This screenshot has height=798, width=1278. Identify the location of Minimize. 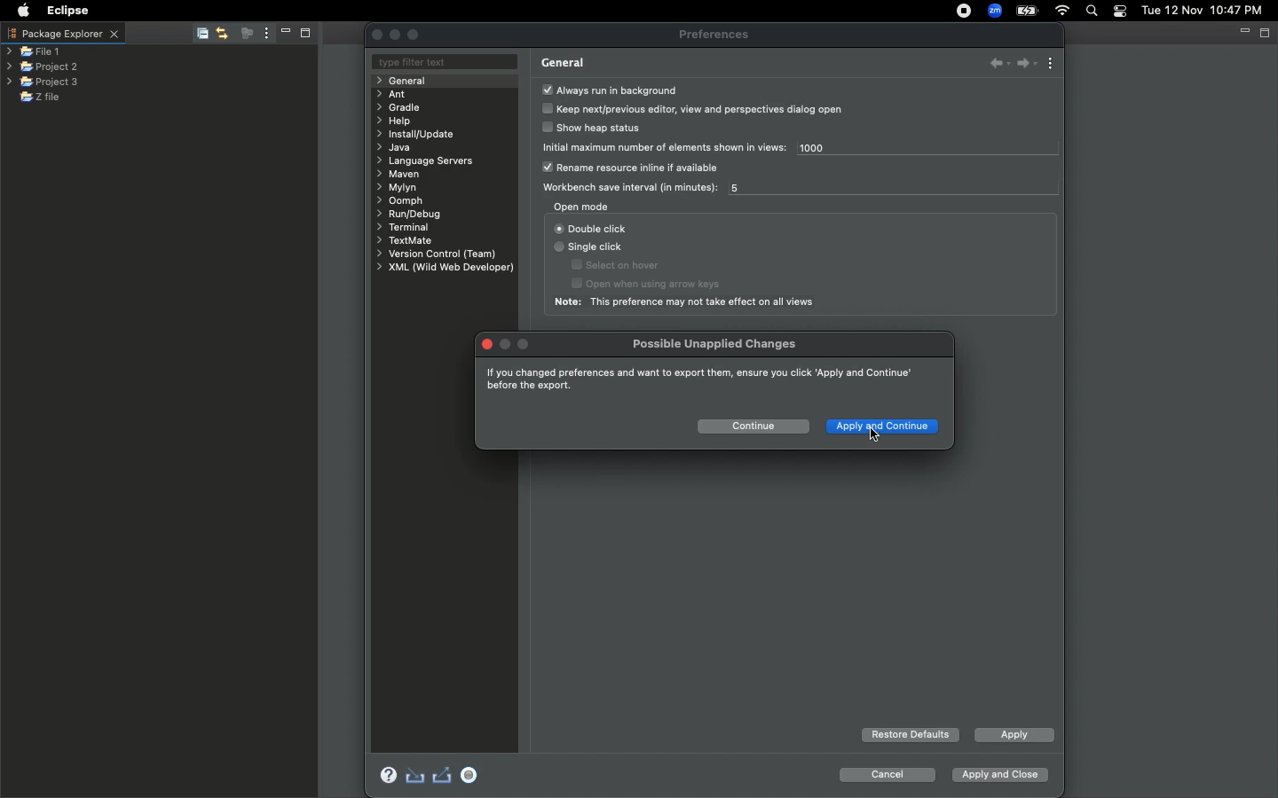
(286, 33).